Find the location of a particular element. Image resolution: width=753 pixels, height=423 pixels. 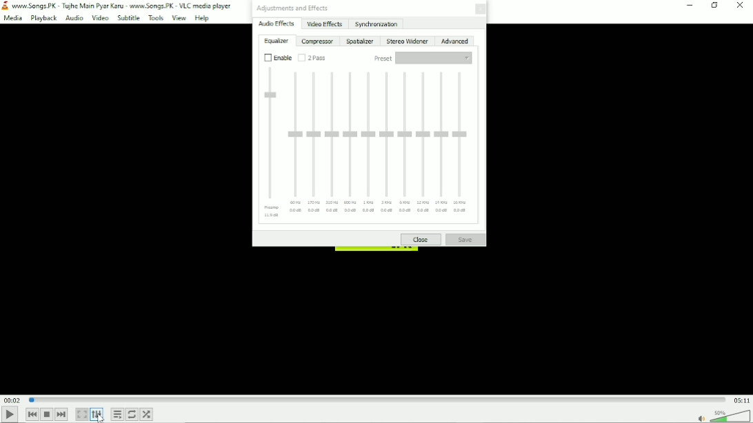

Total duration is located at coordinates (742, 400).